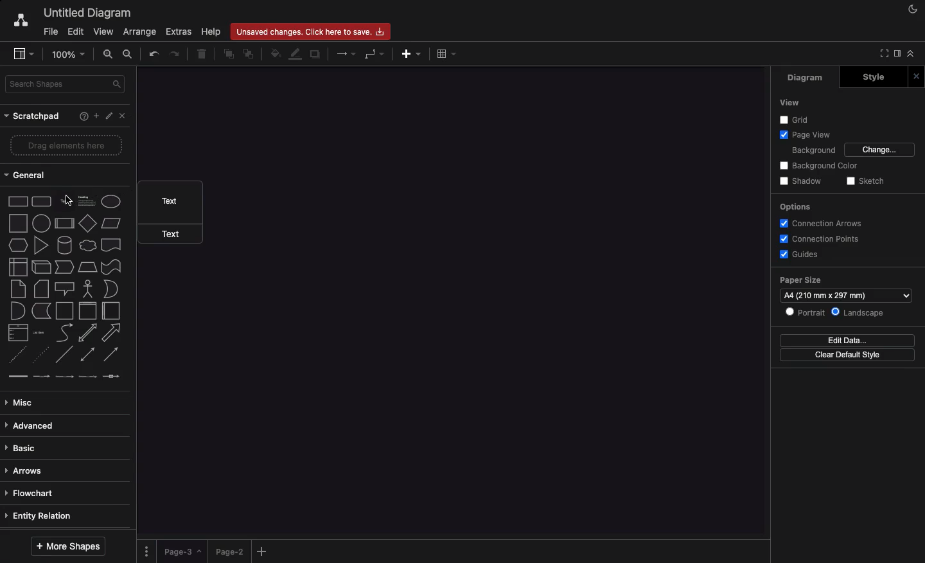 The width and height of the screenshot is (925, 563). Describe the element at coordinates (70, 54) in the screenshot. I see `100% - Zoom` at that location.